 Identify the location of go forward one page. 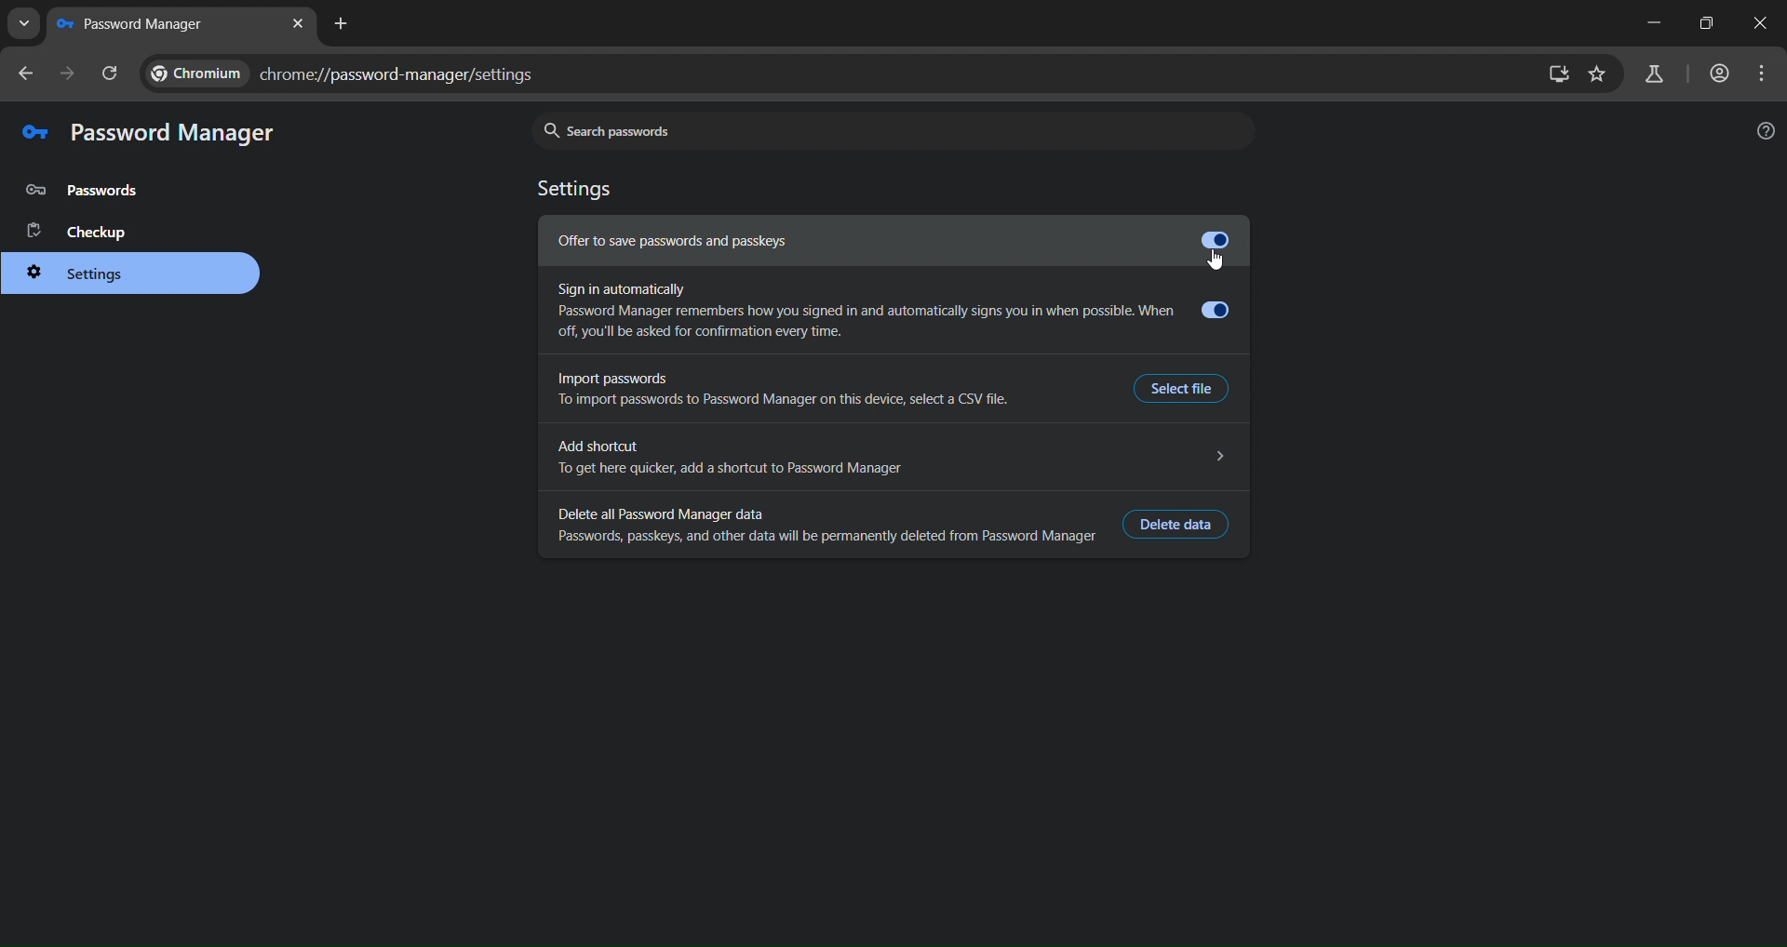
(66, 75).